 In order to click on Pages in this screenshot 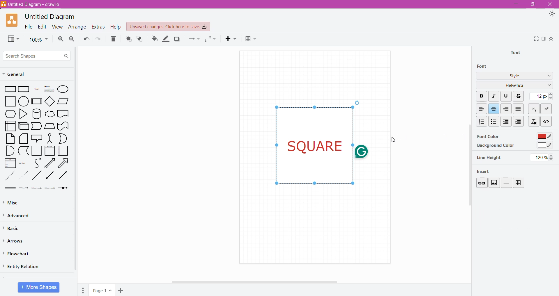, I will do `click(83, 290)`.